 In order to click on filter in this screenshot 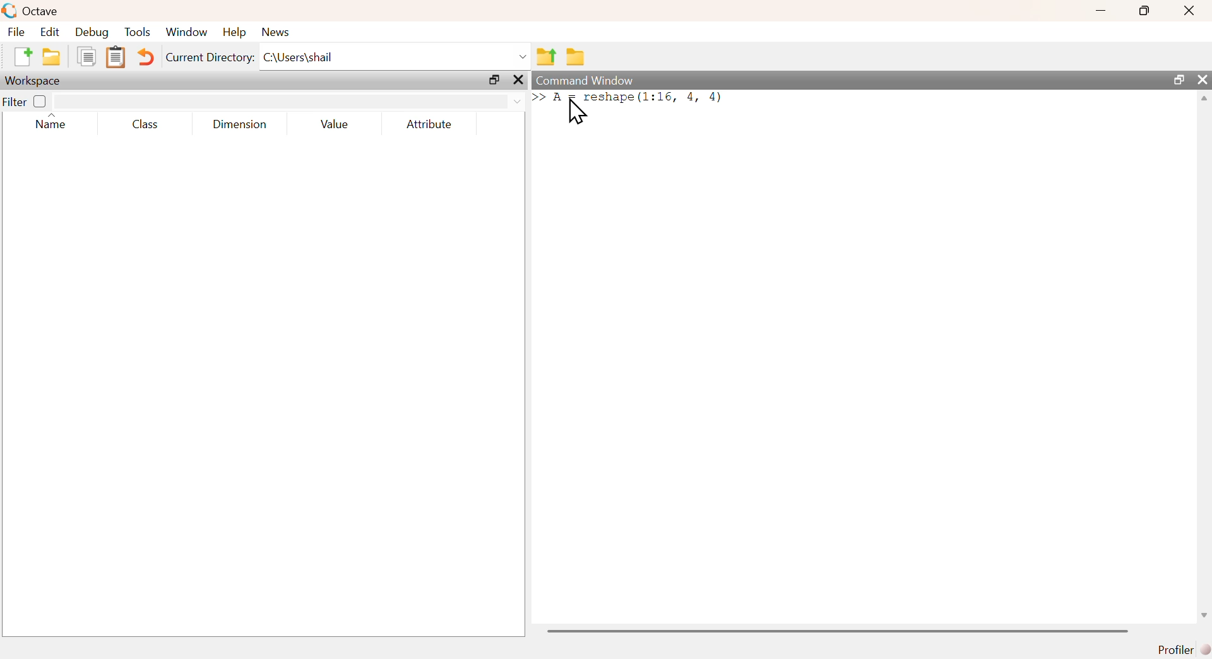, I will do `click(289, 102)`.